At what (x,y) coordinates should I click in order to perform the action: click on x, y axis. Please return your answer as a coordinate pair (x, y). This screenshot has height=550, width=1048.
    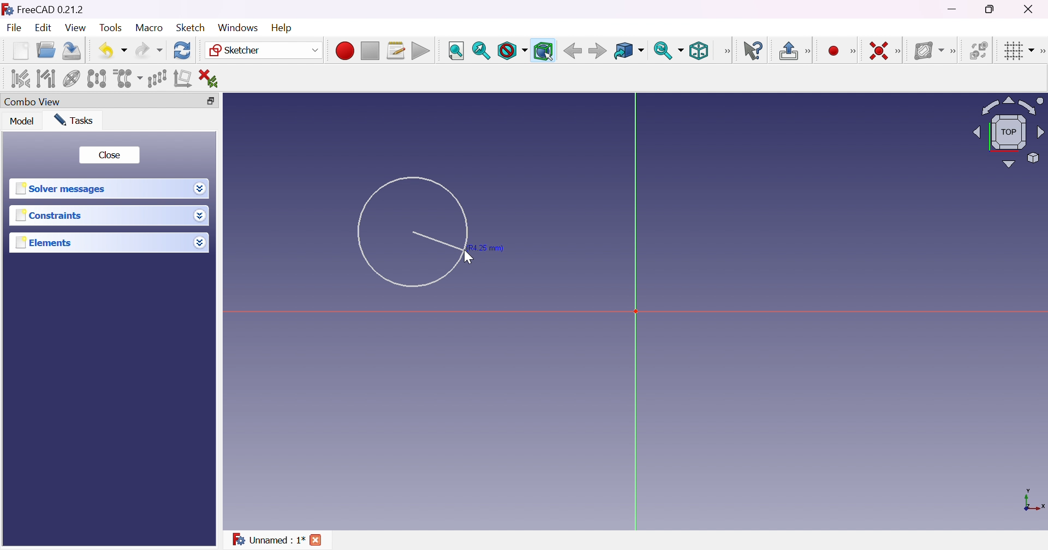
    Looking at the image, I should click on (1033, 501).